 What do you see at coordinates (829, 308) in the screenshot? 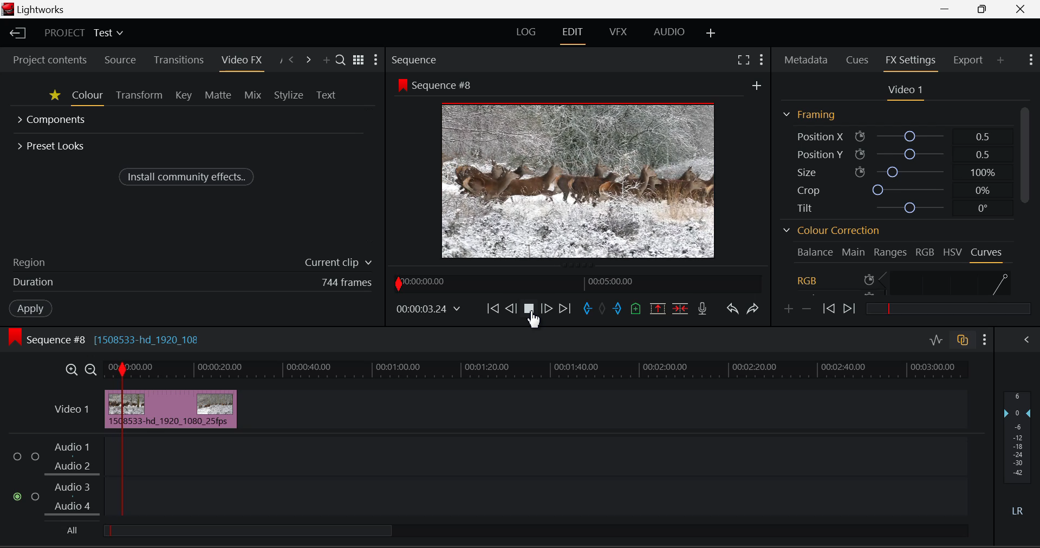
I see `Previous keyframe` at bounding box center [829, 308].